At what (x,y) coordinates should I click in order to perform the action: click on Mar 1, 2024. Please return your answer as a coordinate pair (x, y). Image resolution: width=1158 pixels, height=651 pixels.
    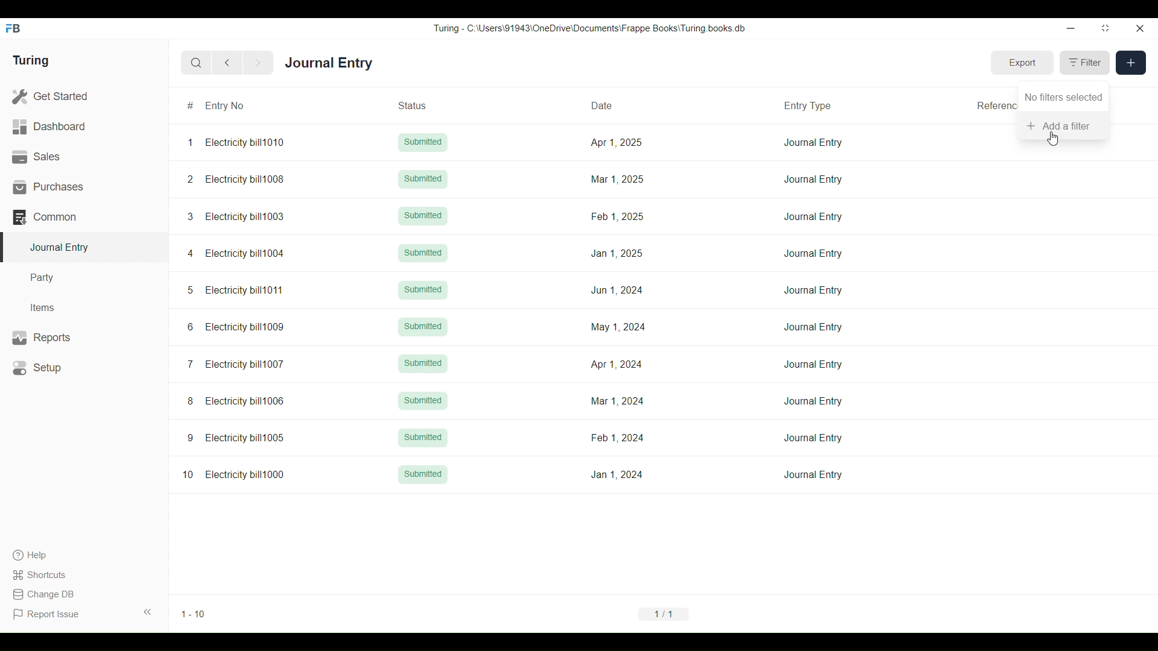
    Looking at the image, I should click on (618, 401).